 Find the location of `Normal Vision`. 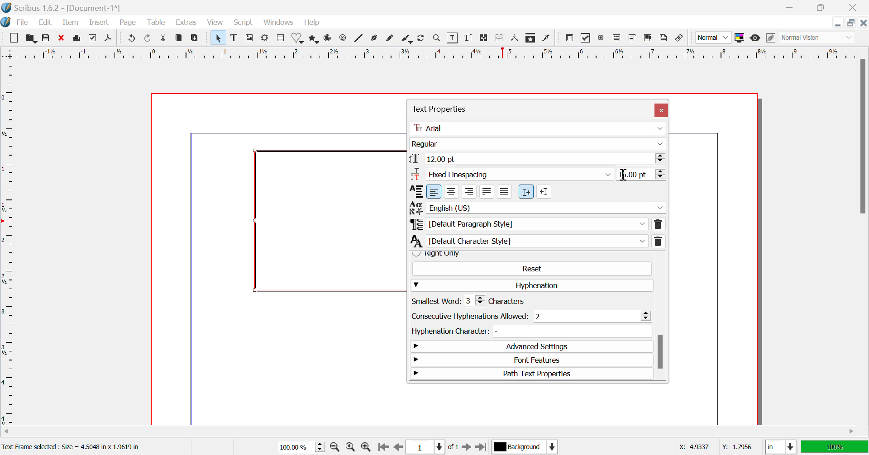

Normal Vision is located at coordinates (819, 38).